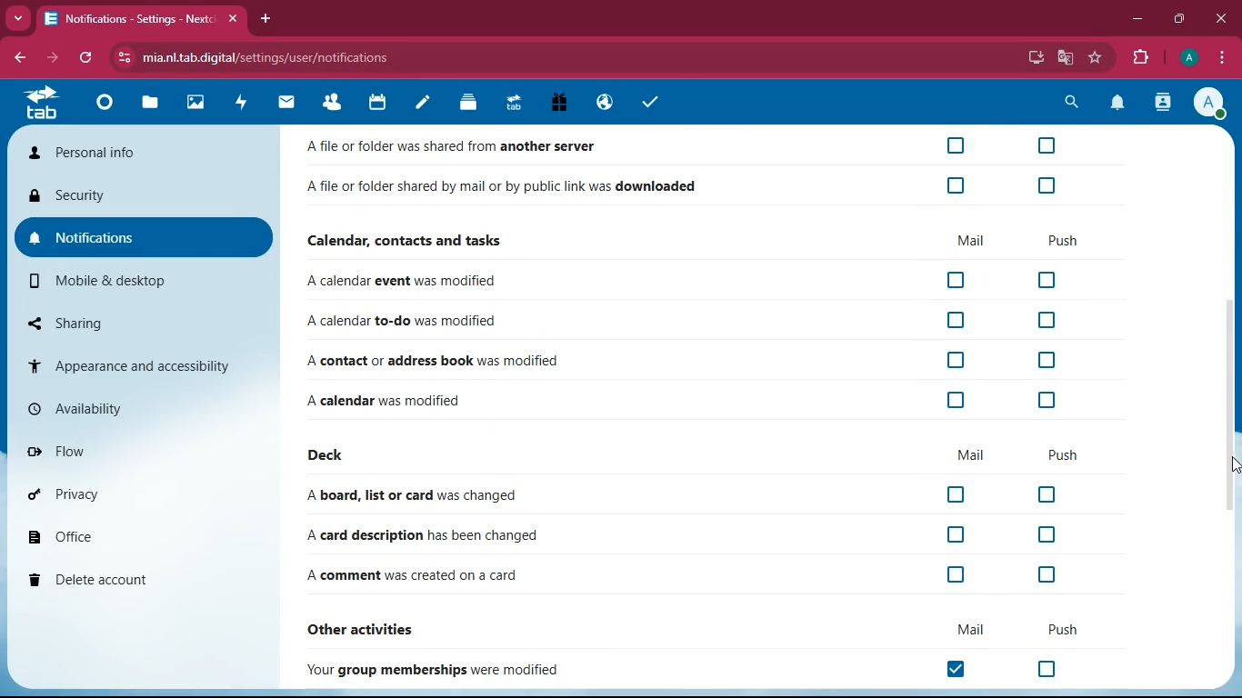 This screenshot has height=698, width=1242. What do you see at coordinates (958, 630) in the screenshot?
I see `mail` at bounding box center [958, 630].